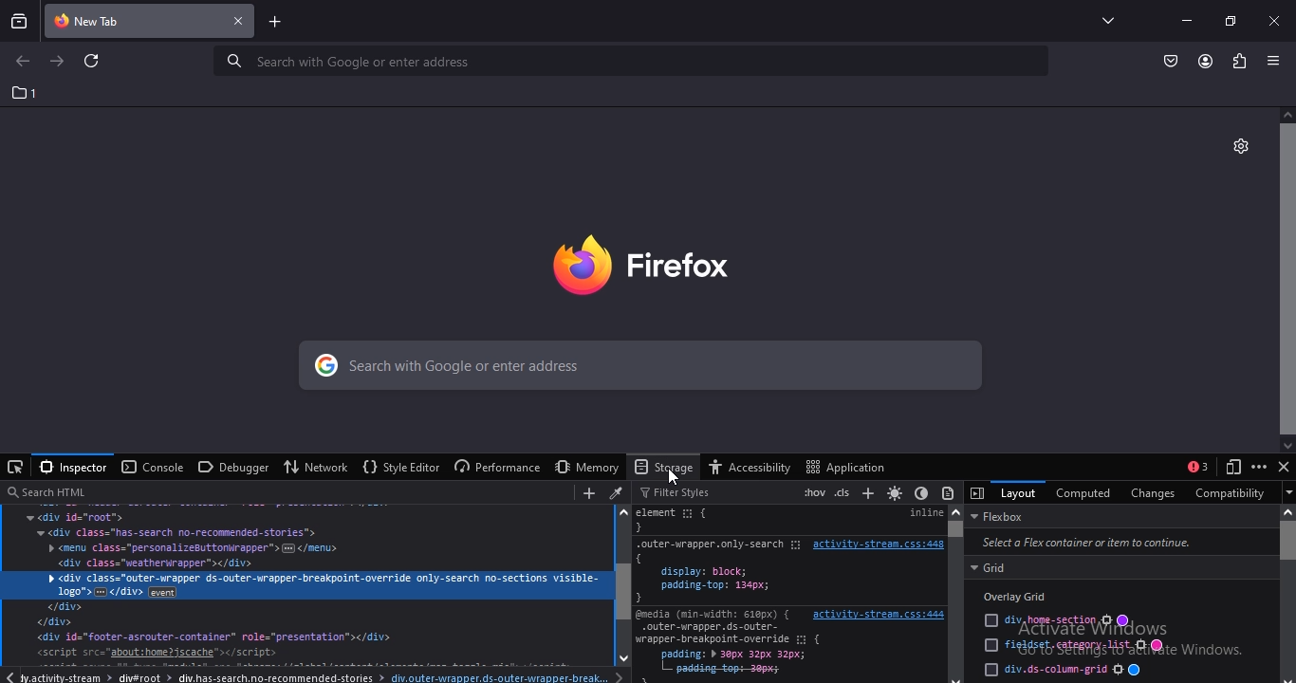  What do you see at coordinates (978, 492) in the screenshot?
I see `toggle off the 3-pane inspector` at bounding box center [978, 492].